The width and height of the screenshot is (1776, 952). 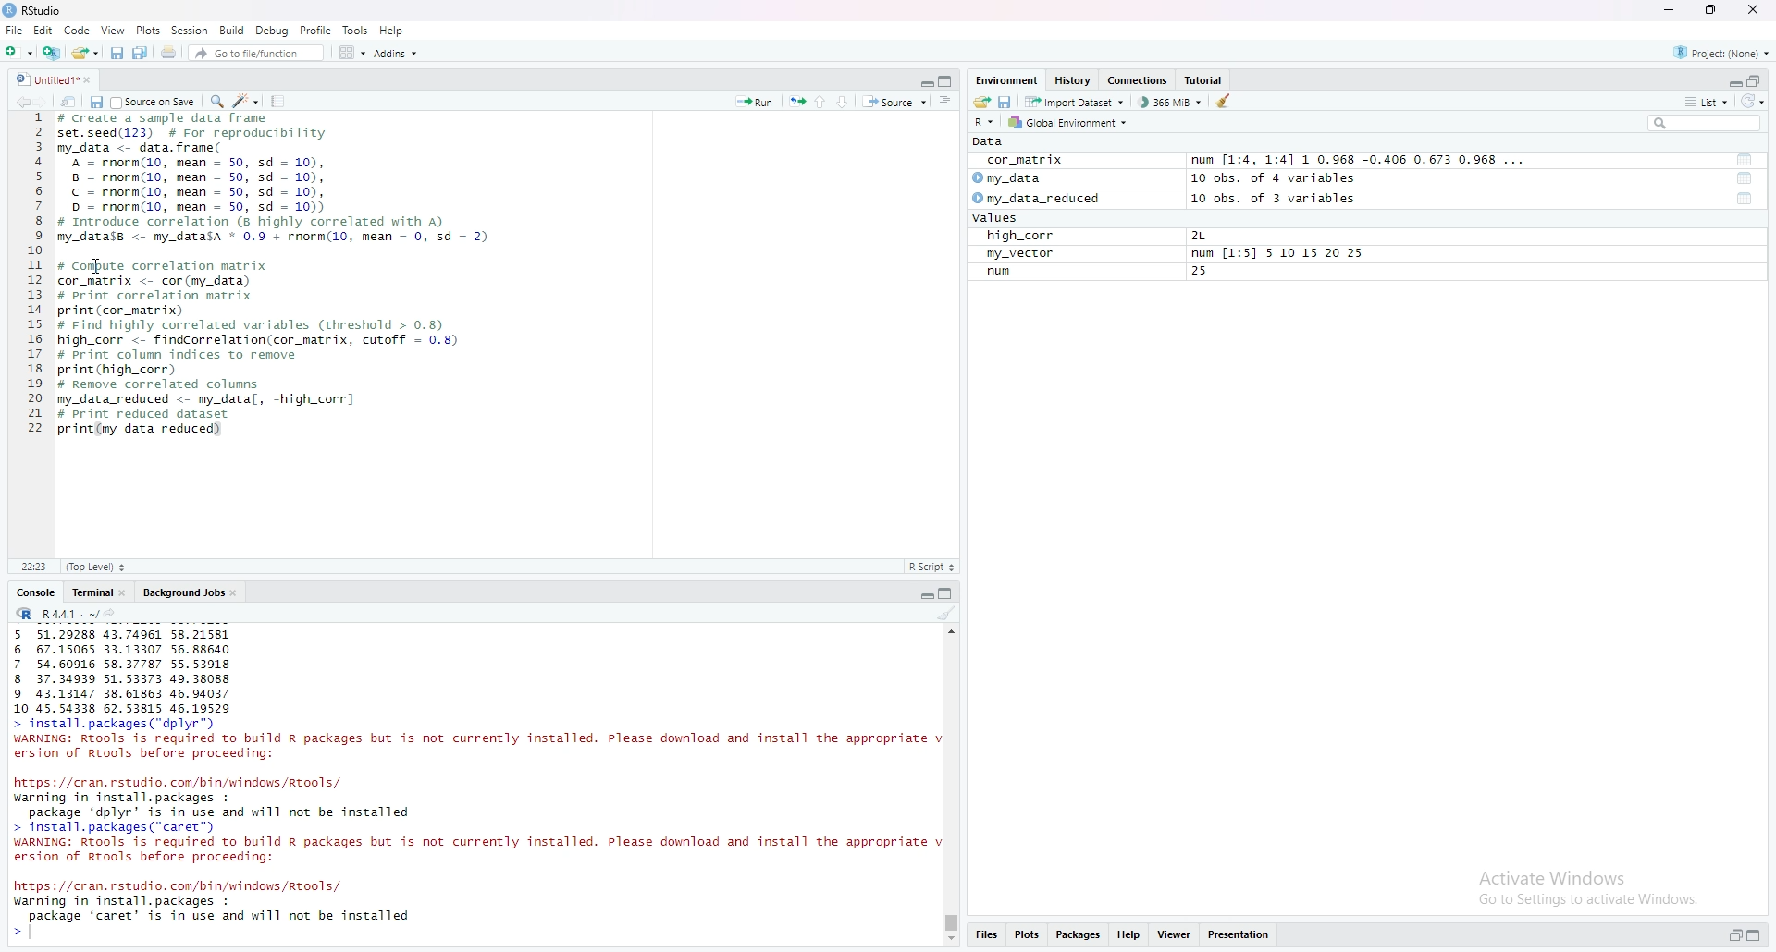 I want to click on copy, so click(x=946, y=82).